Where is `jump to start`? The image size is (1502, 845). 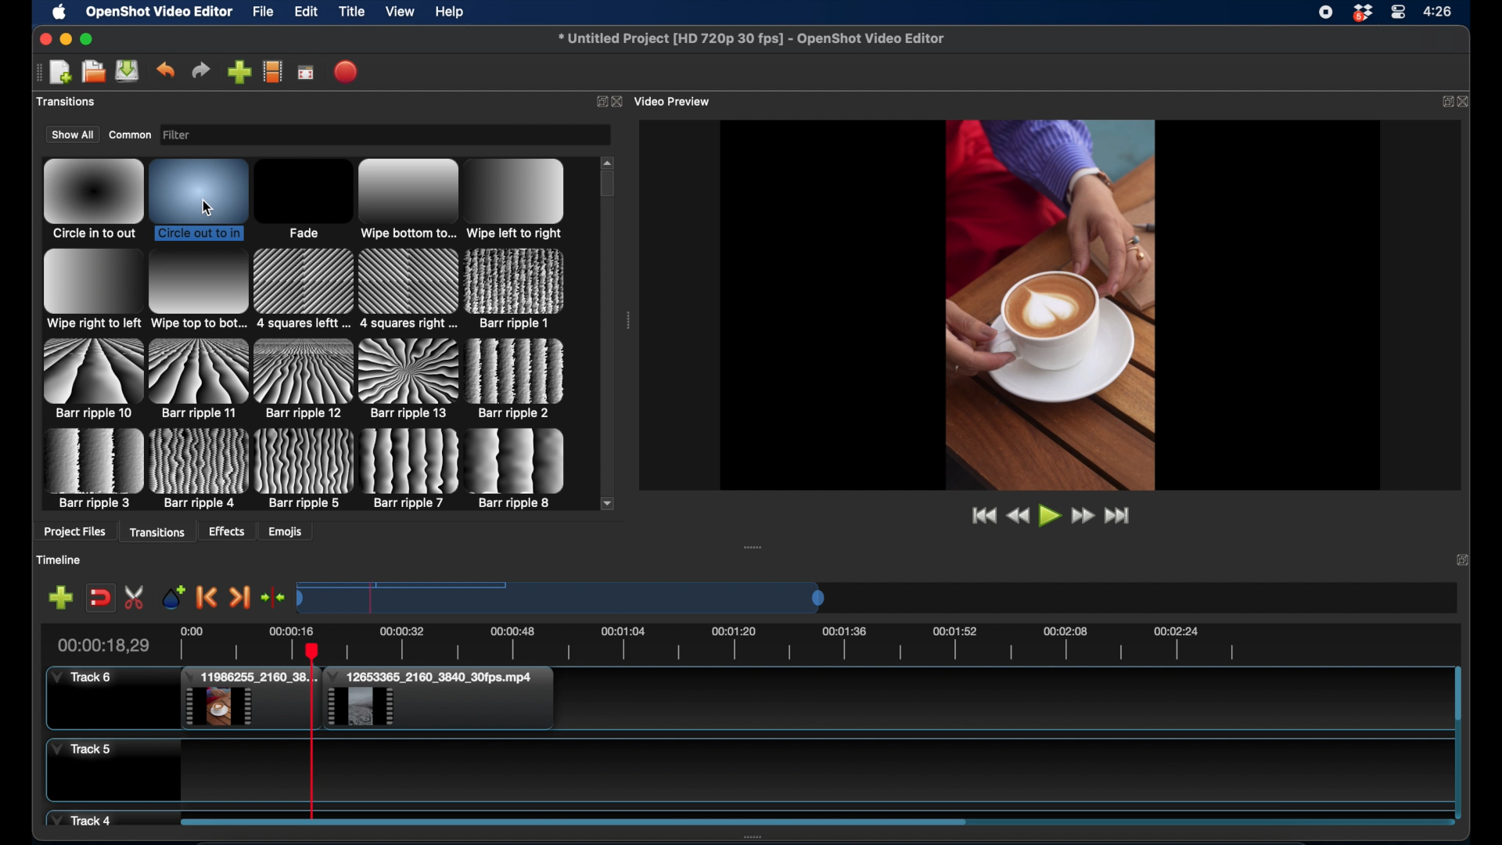 jump to start is located at coordinates (981, 515).